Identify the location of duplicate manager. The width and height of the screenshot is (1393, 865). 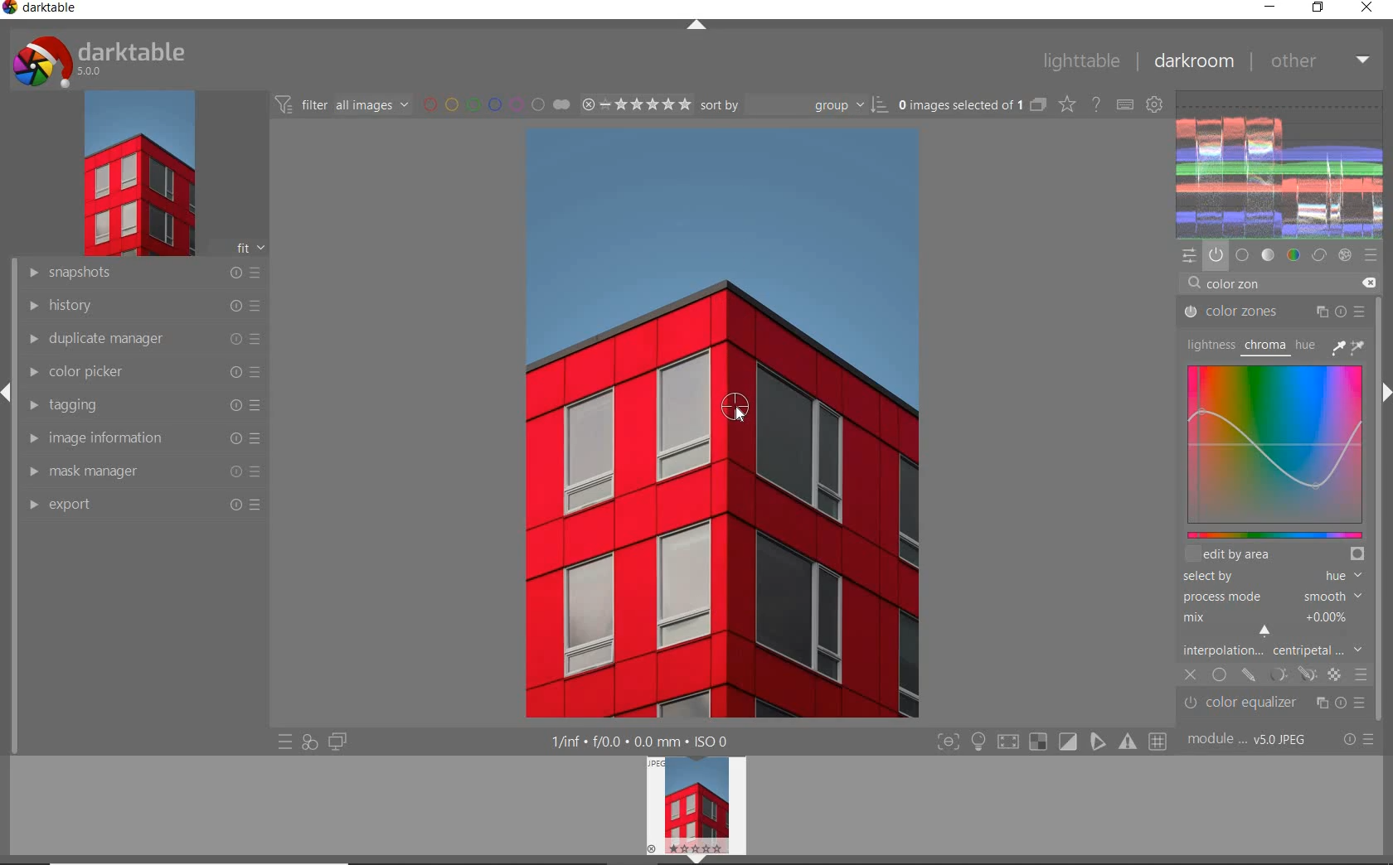
(139, 341).